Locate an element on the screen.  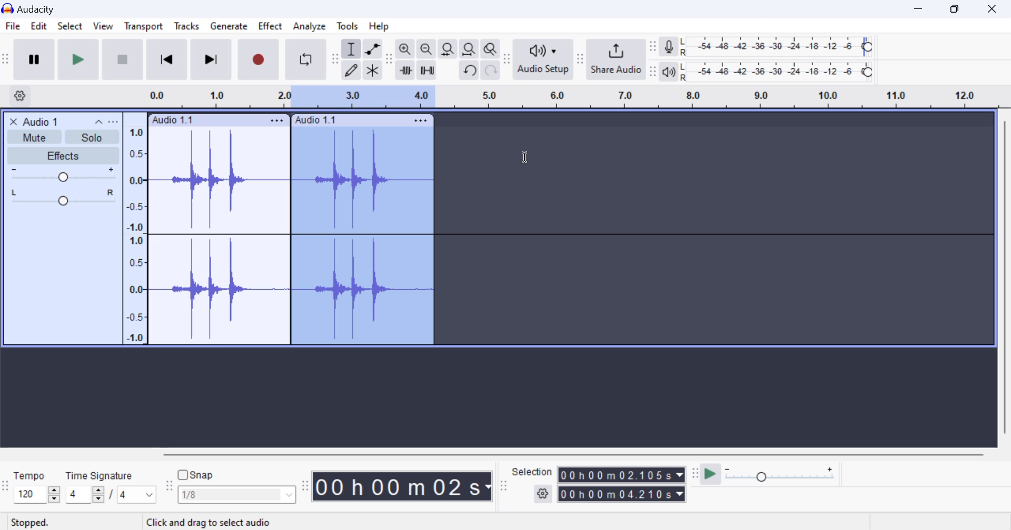
open menu is located at coordinates (113, 121).